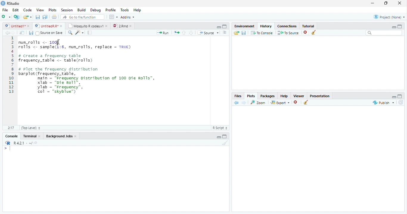 Image resolution: width=407 pixels, height=214 pixels. I want to click on Compile Report, so click(90, 32).